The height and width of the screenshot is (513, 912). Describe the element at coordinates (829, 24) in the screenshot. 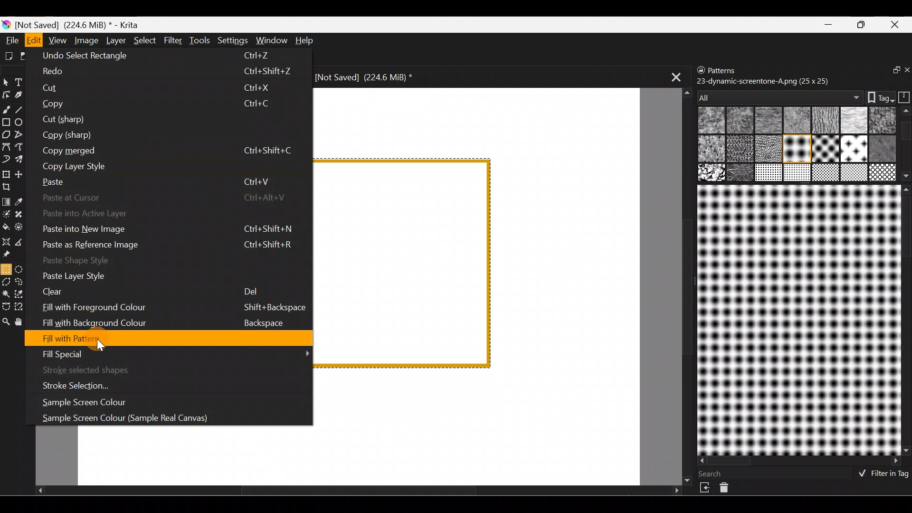

I see `Minimize` at that location.